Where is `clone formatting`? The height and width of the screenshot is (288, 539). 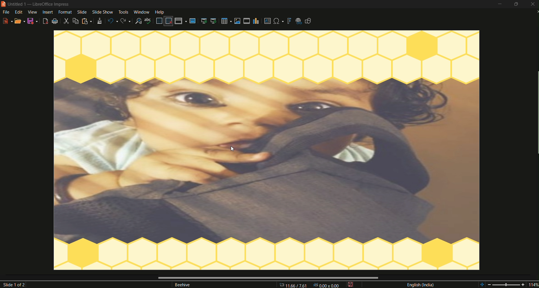 clone formatting is located at coordinates (99, 21).